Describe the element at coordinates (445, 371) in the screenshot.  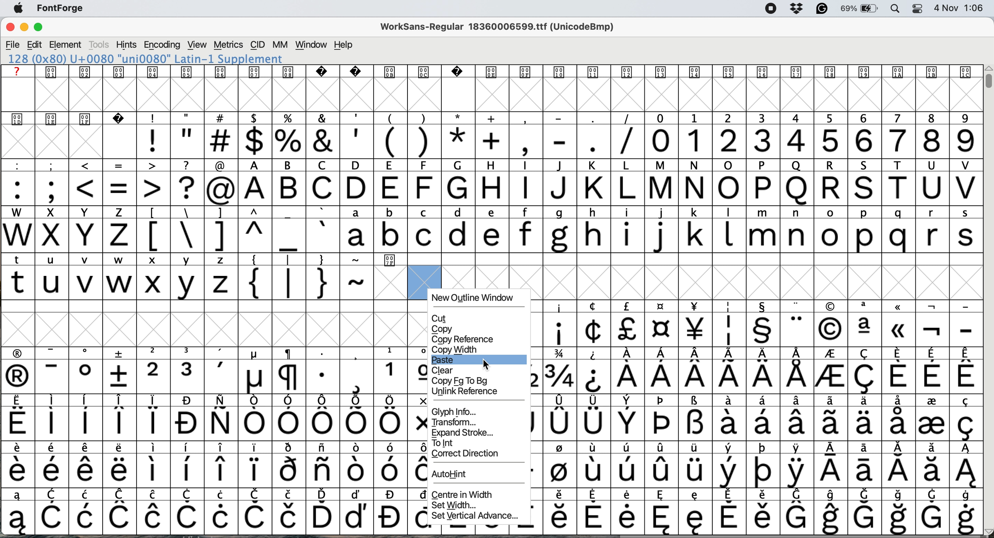
I see `clear` at that location.